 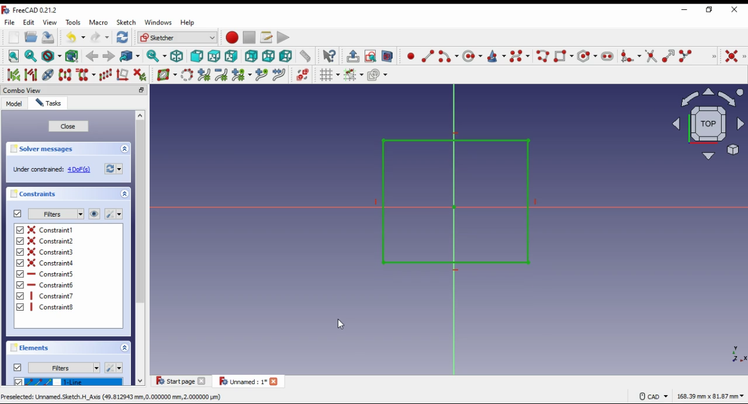 What do you see at coordinates (49, 37) in the screenshot?
I see `save` at bounding box center [49, 37].